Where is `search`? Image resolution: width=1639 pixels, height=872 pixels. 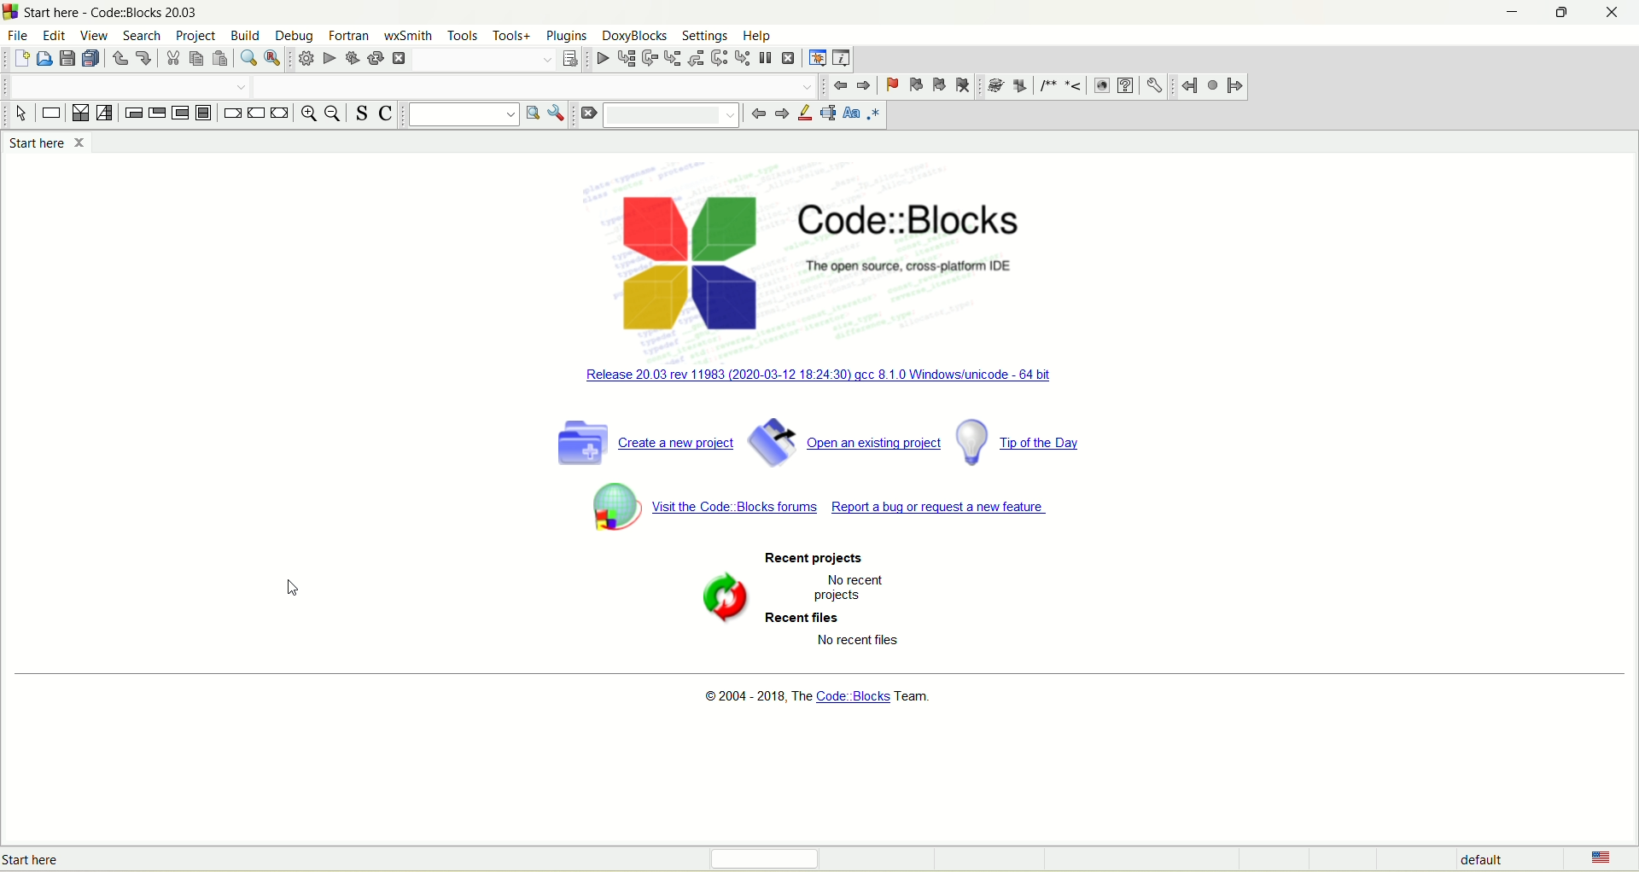 search is located at coordinates (144, 36).